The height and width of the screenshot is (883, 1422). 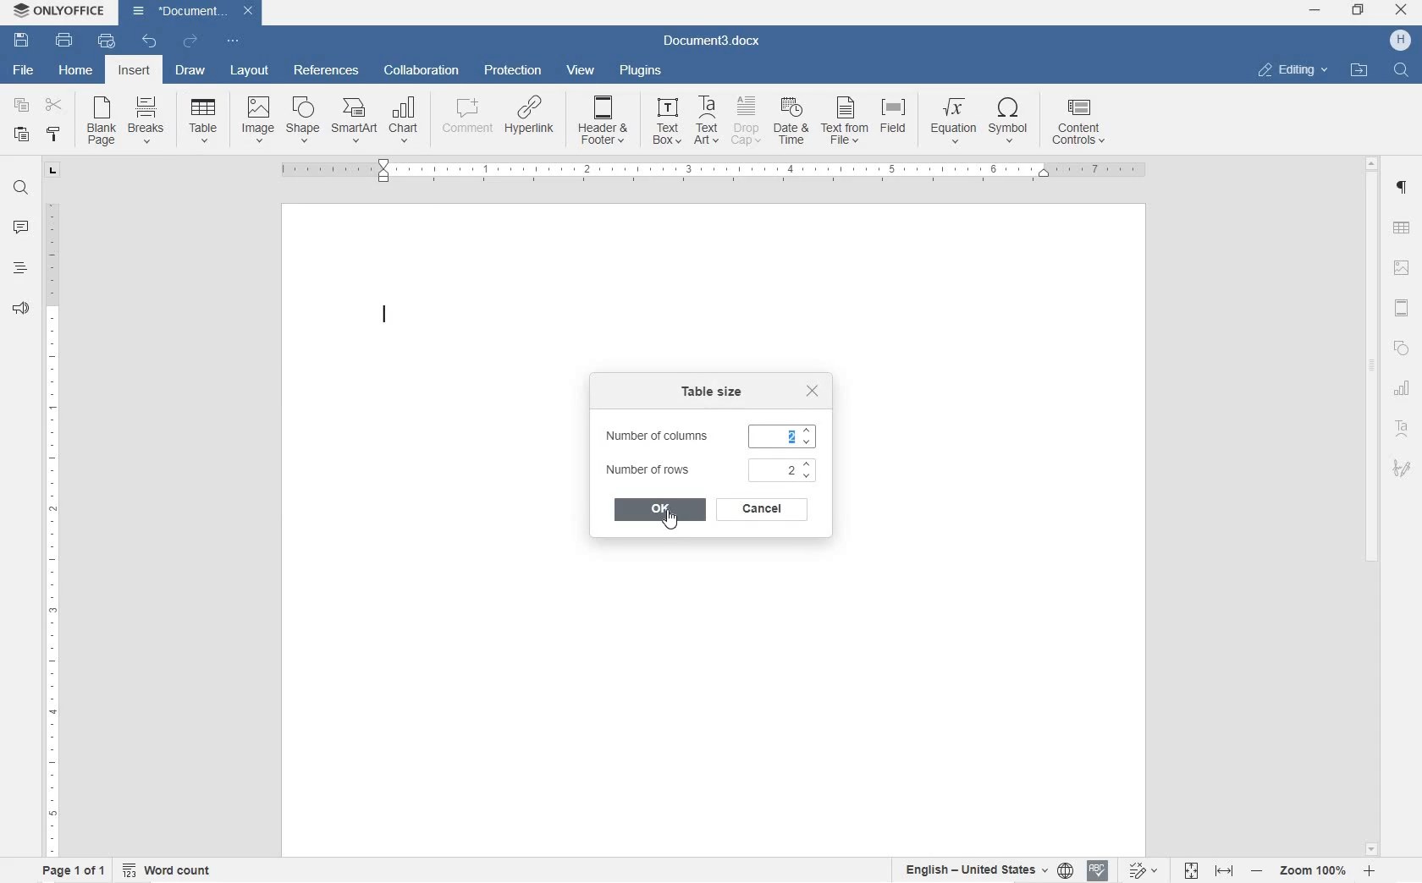 What do you see at coordinates (713, 39) in the screenshot?
I see `Document3.docx` at bounding box center [713, 39].